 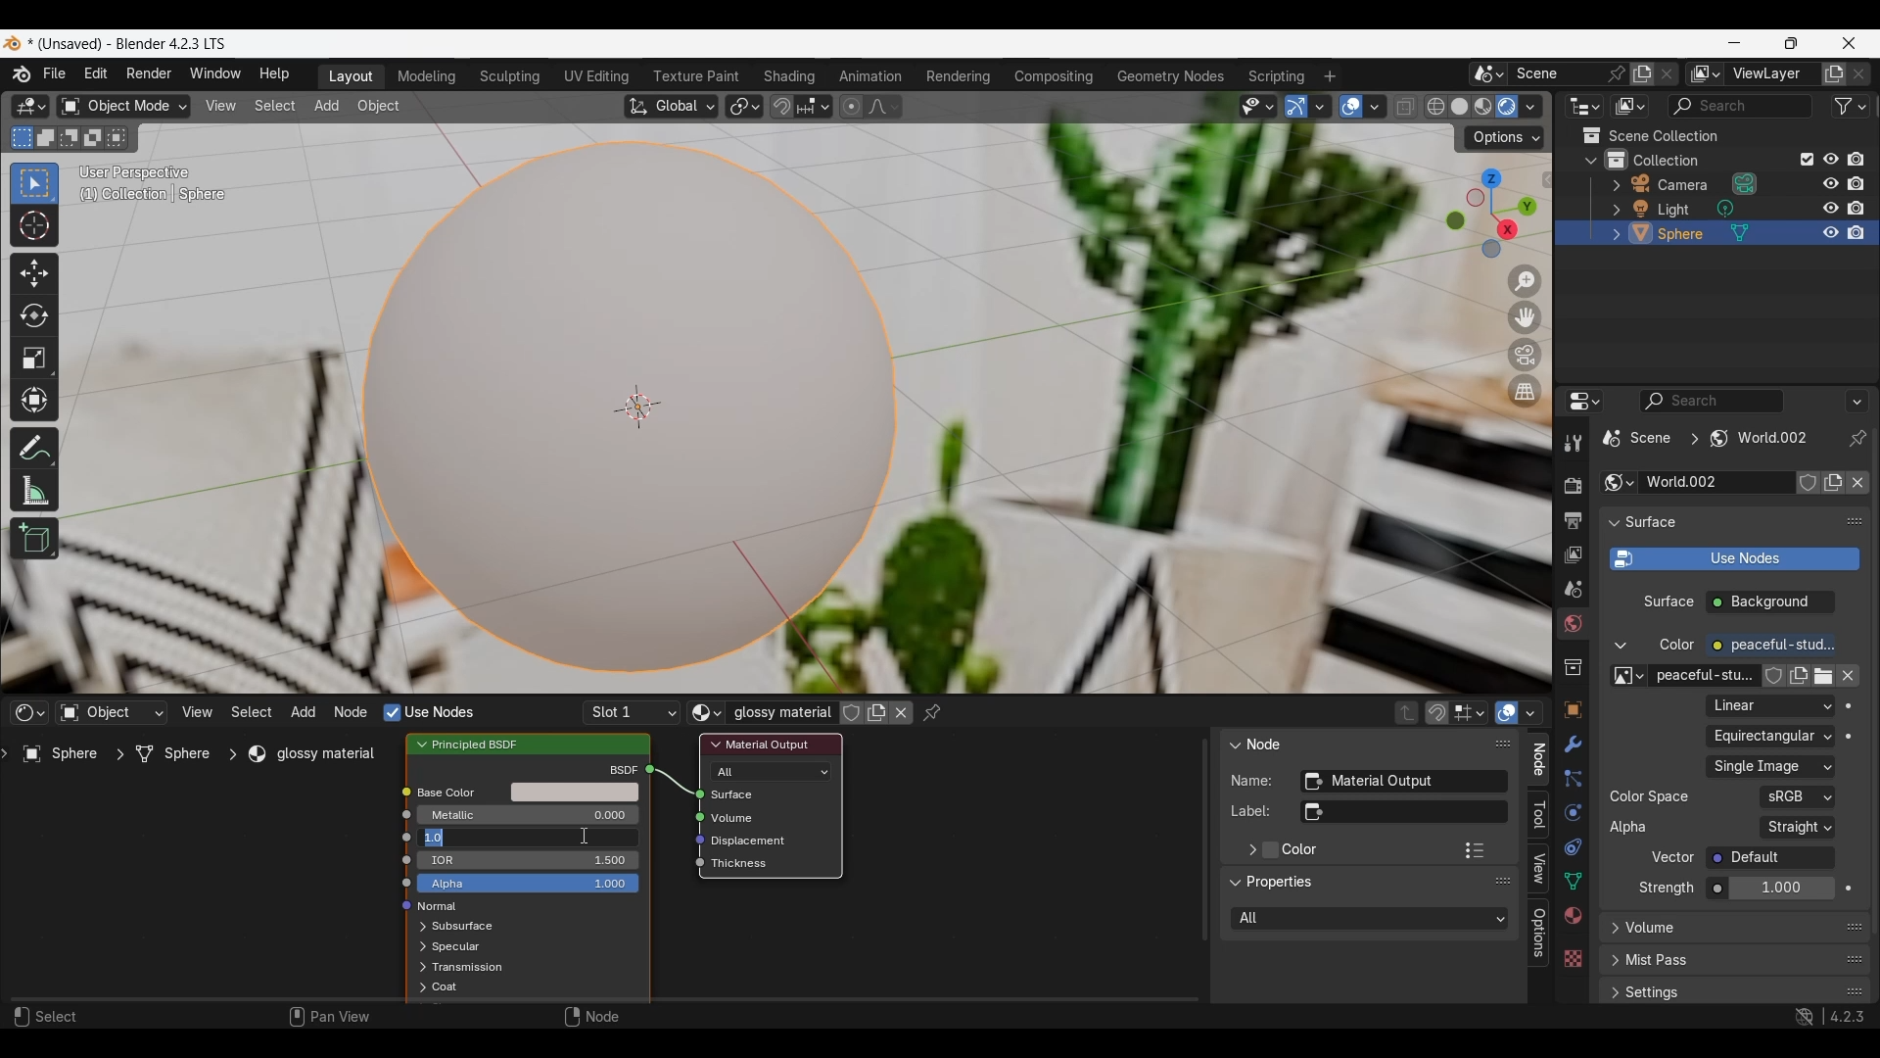 I want to click on  glossy material, so click(x=317, y=754).